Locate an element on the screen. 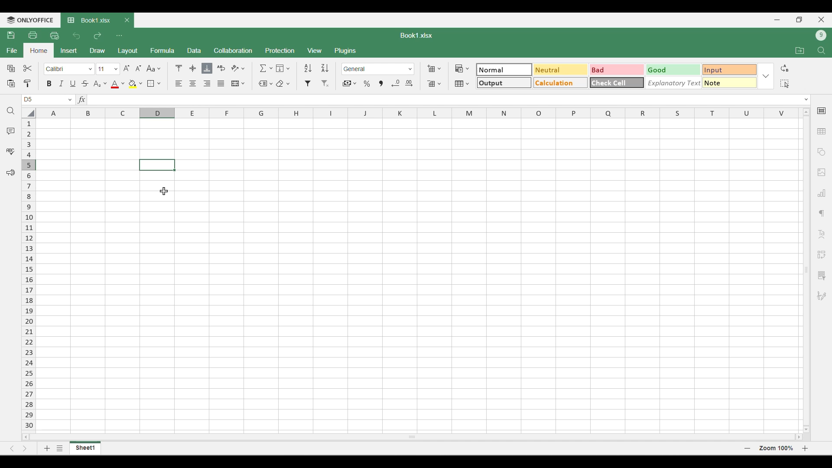 This screenshot has height=468, width=832. Subscript is located at coordinates (100, 84).